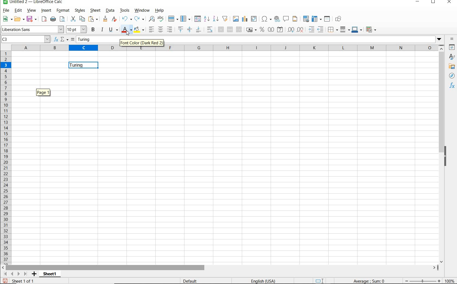 The height and width of the screenshot is (284, 457). I want to click on FUNCTION WIZARD, so click(56, 40).